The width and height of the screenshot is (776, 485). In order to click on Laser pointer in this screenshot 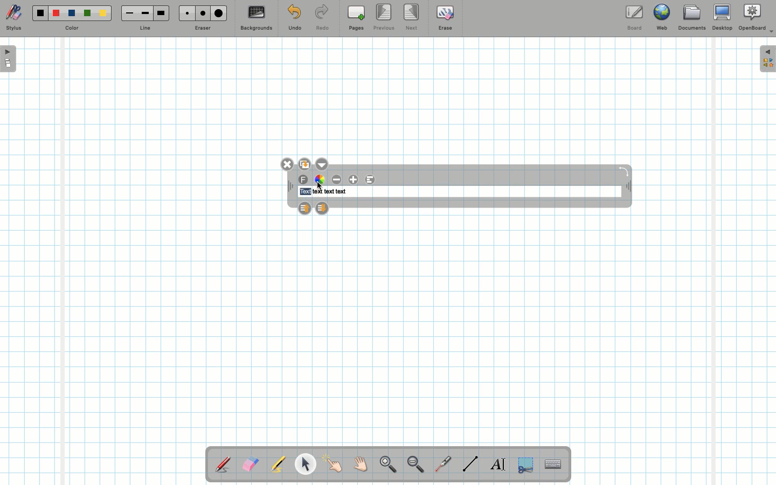, I will do `click(441, 465)`.